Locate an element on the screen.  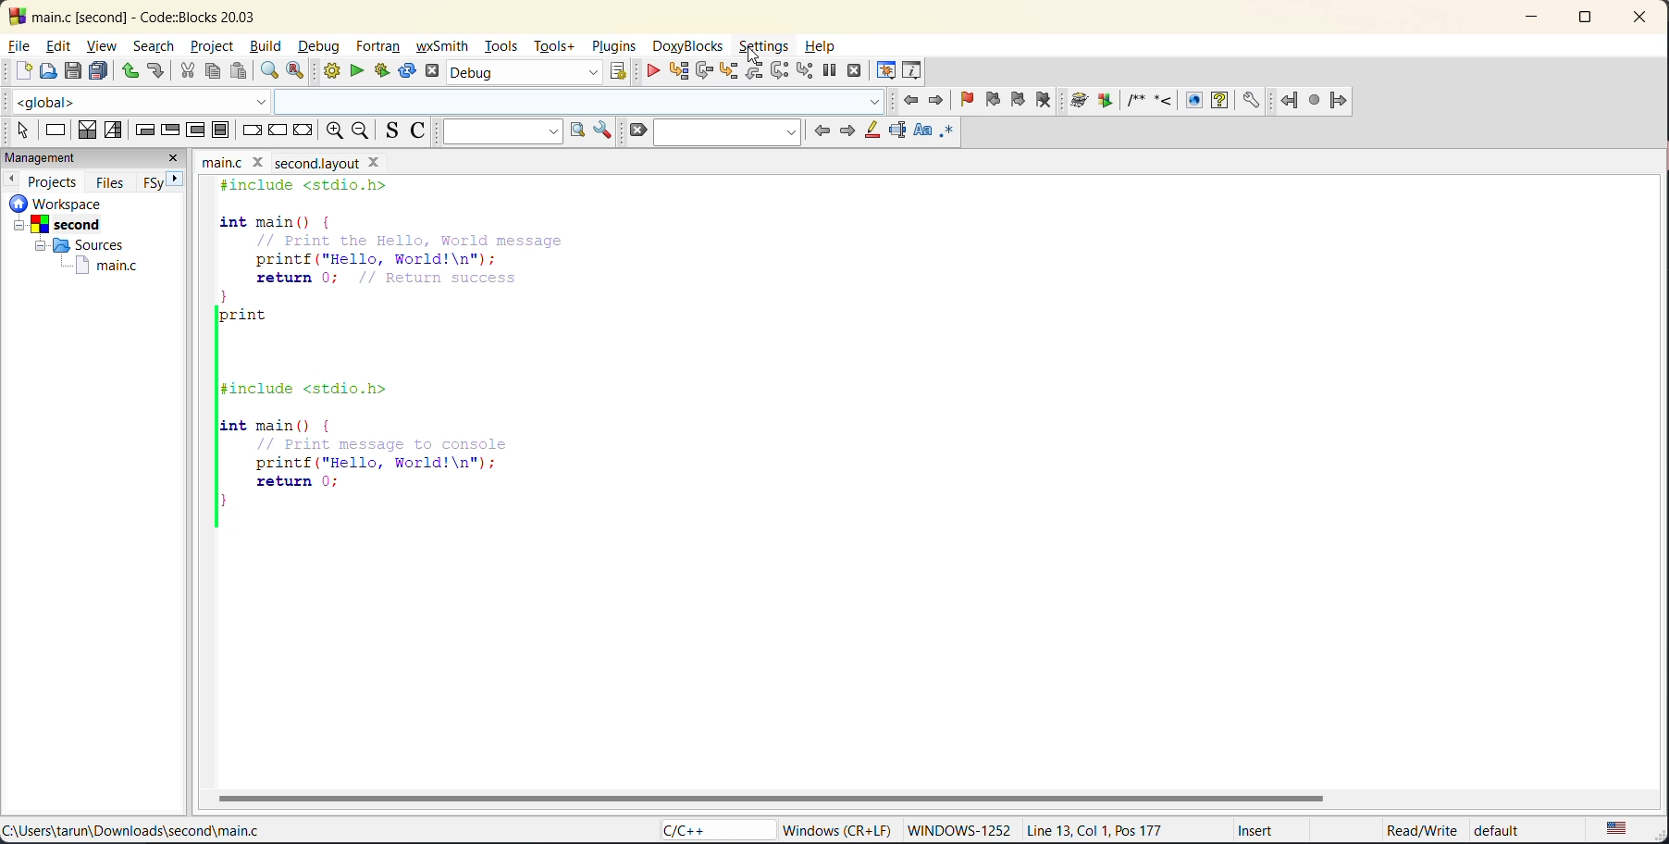
search is located at coordinates (155, 48).